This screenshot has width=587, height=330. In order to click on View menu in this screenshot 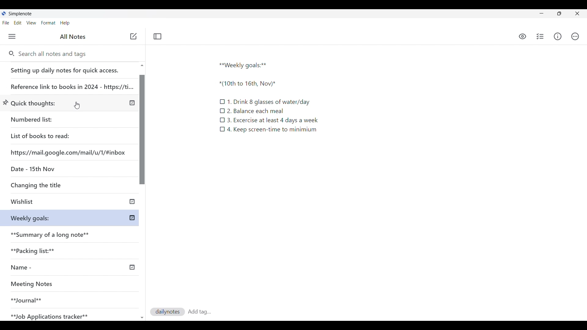, I will do `click(31, 23)`.